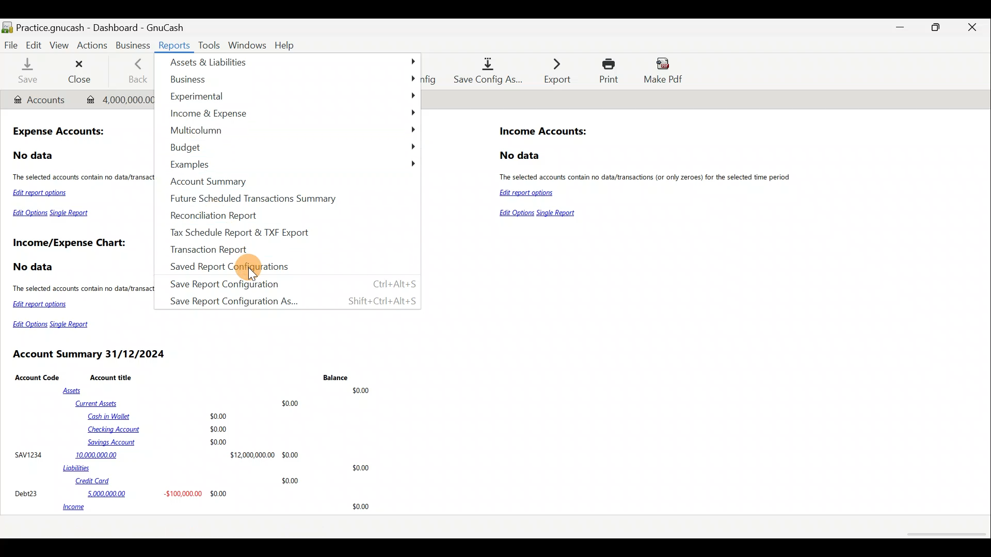 The width and height of the screenshot is (991, 557). What do you see at coordinates (34, 156) in the screenshot?
I see `No data` at bounding box center [34, 156].